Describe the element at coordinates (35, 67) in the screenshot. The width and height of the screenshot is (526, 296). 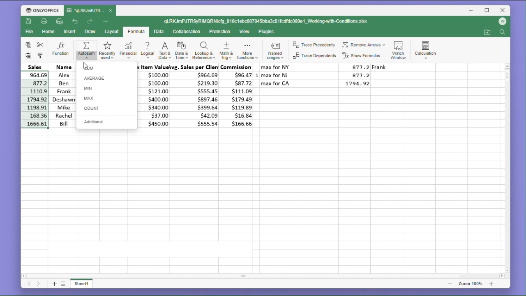
I see `Sales` at that location.